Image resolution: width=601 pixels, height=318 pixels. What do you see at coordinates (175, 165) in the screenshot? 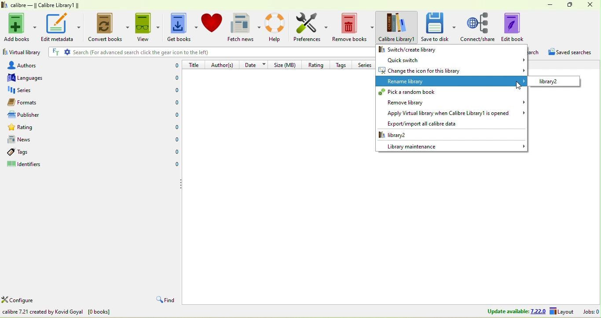
I see `0` at bounding box center [175, 165].